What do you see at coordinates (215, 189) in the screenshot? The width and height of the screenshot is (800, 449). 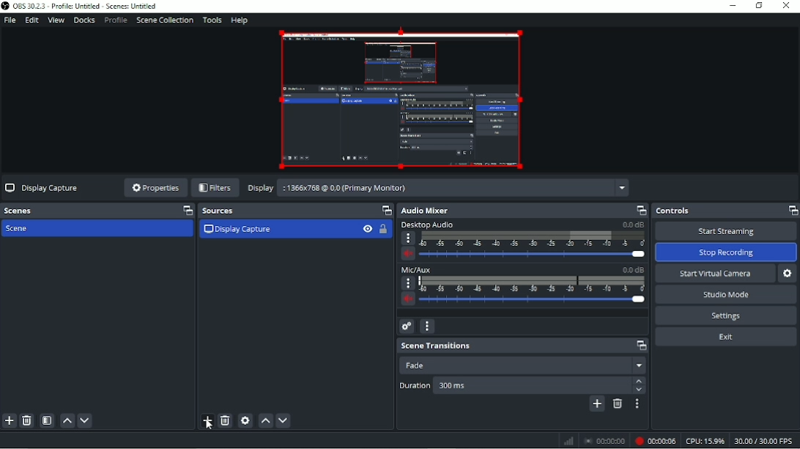 I see `Filters` at bounding box center [215, 189].